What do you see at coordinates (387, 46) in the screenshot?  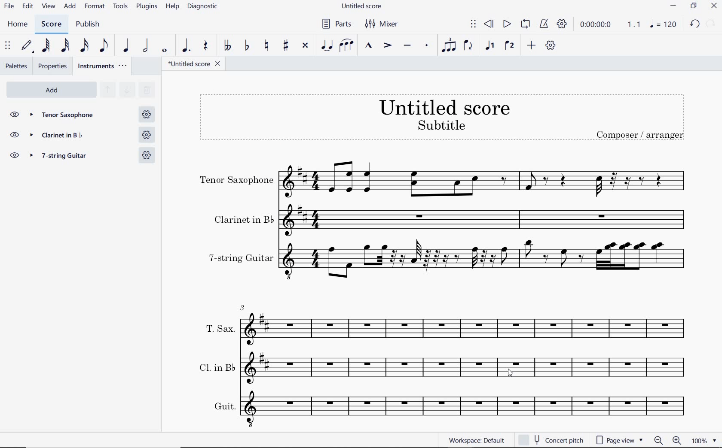 I see `ACCENT` at bounding box center [387, 46].